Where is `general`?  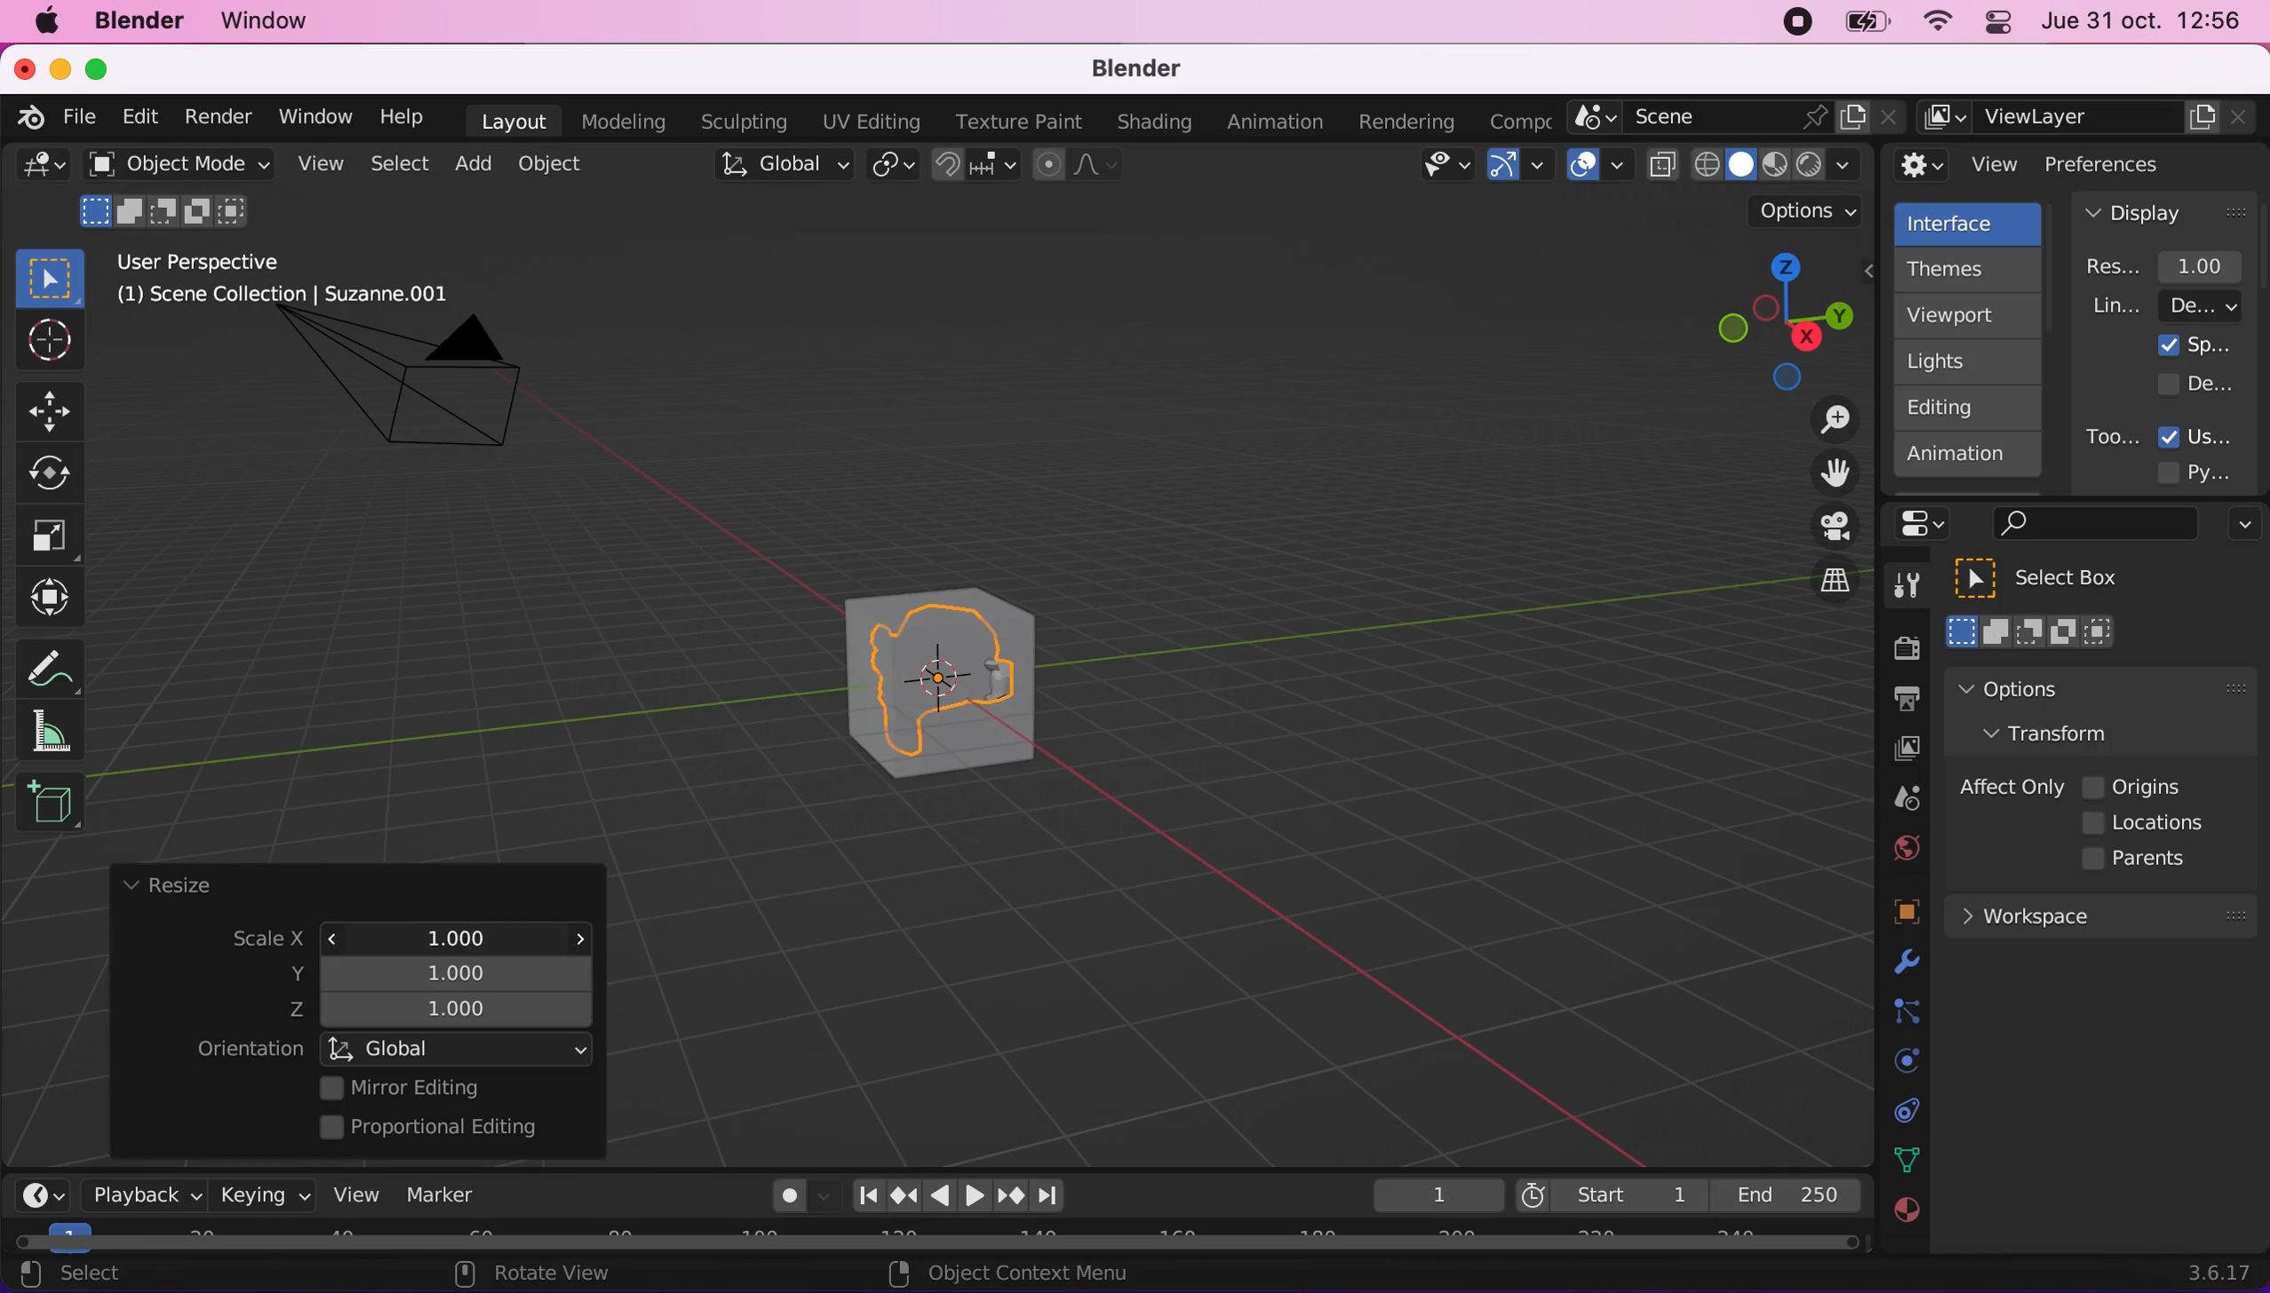 general is located at coordinates (43, 171).